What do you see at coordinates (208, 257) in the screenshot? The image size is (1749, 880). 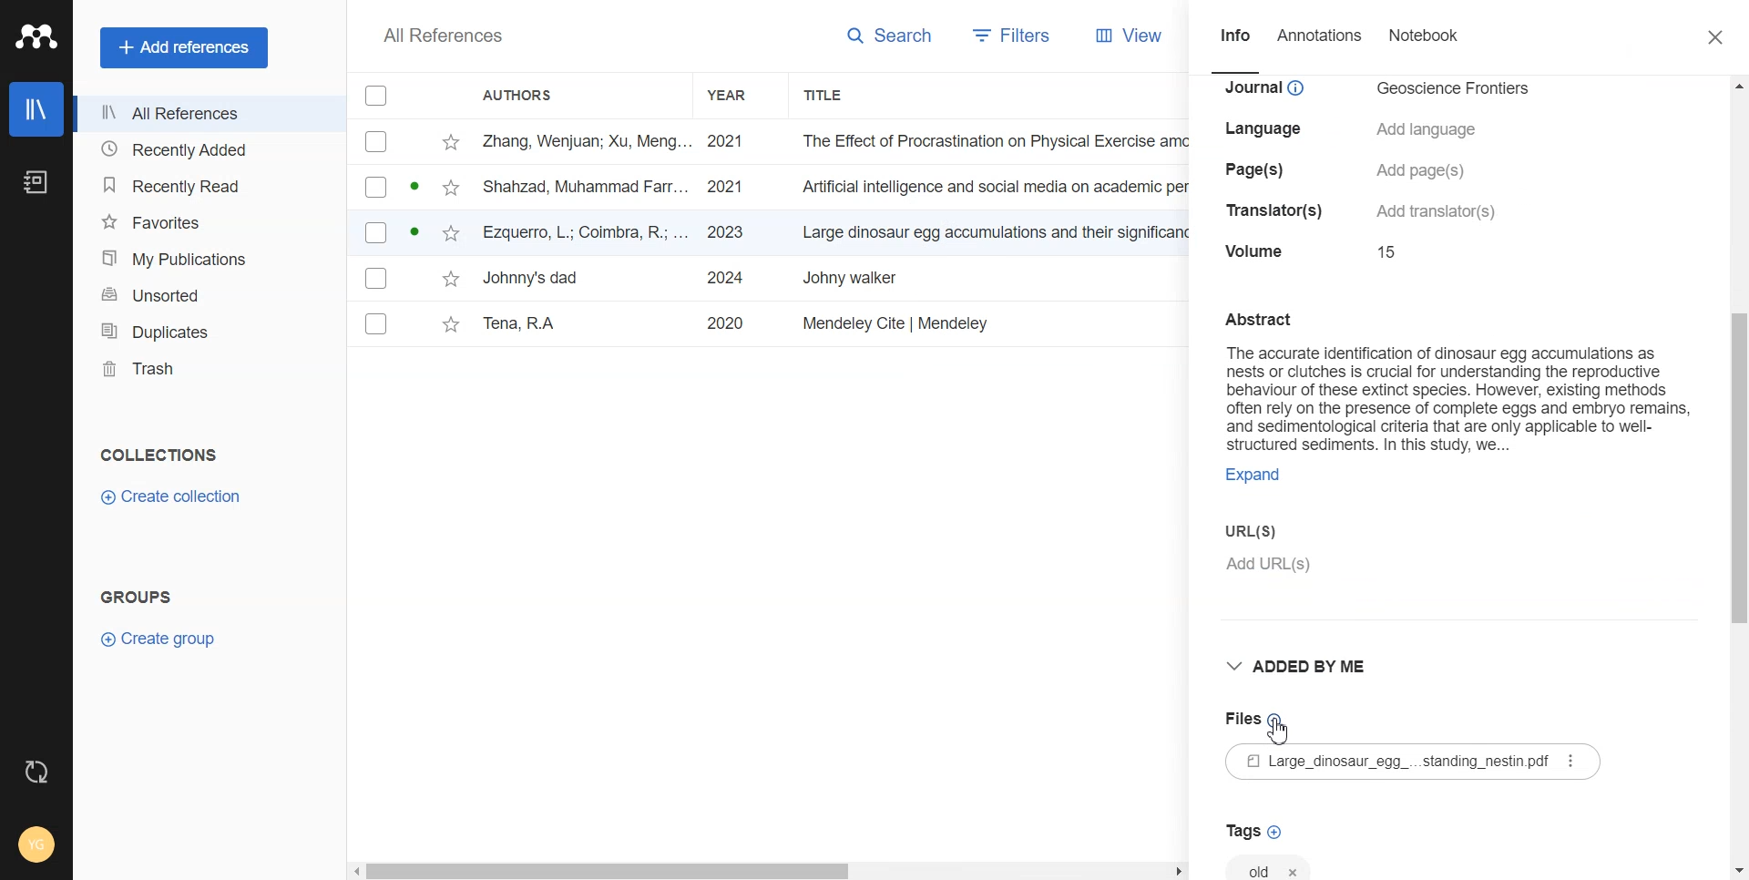 I see `My Publication` at bounding box center [208, 257].